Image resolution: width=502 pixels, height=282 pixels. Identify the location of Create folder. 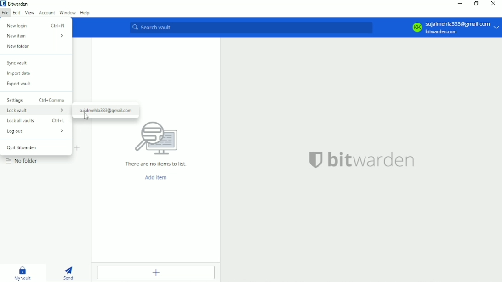
(78, 148).